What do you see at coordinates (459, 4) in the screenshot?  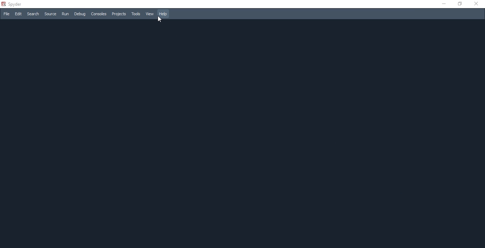 I see `restore` at bounding box center [459, 4].